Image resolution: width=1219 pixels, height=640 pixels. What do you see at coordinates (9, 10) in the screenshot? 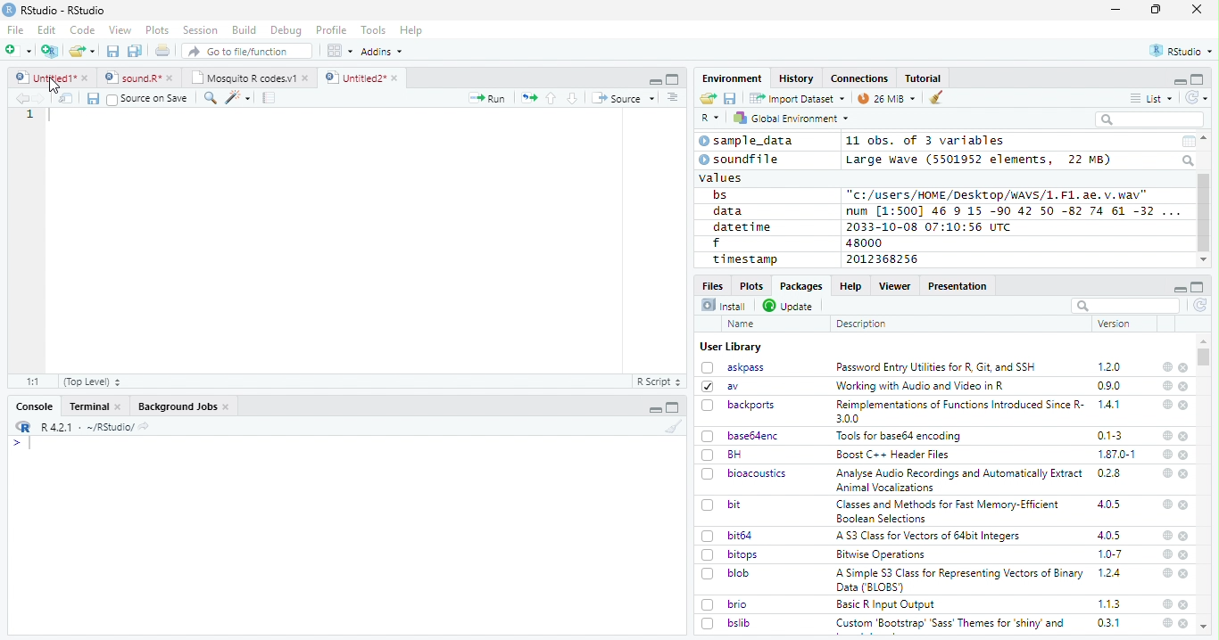
I see `logo` at bounding box center [9, 10].